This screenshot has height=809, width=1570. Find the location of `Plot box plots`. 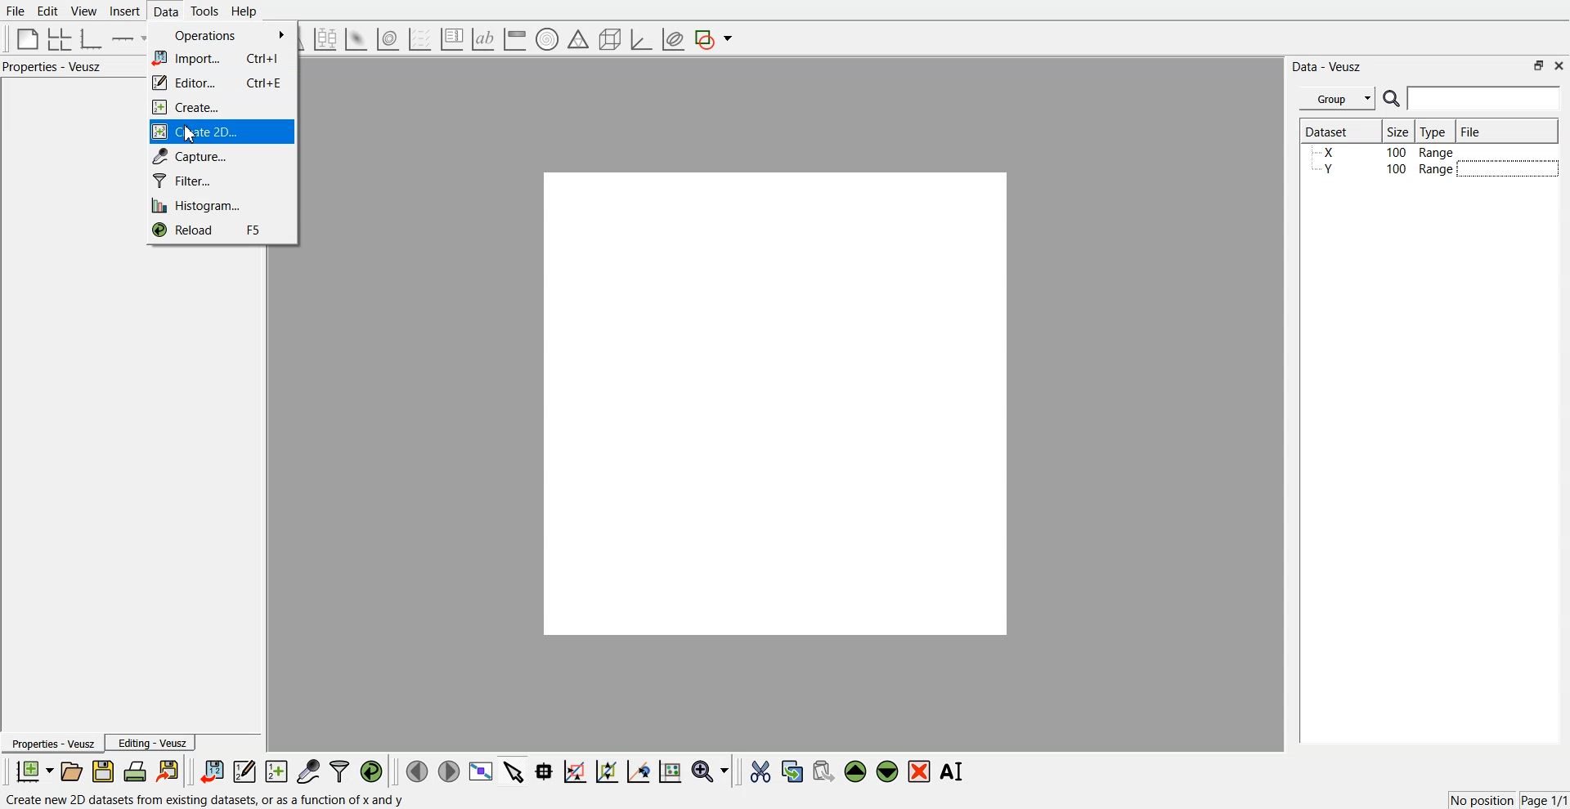

Plot box plots is located at coordinates (325, 39).